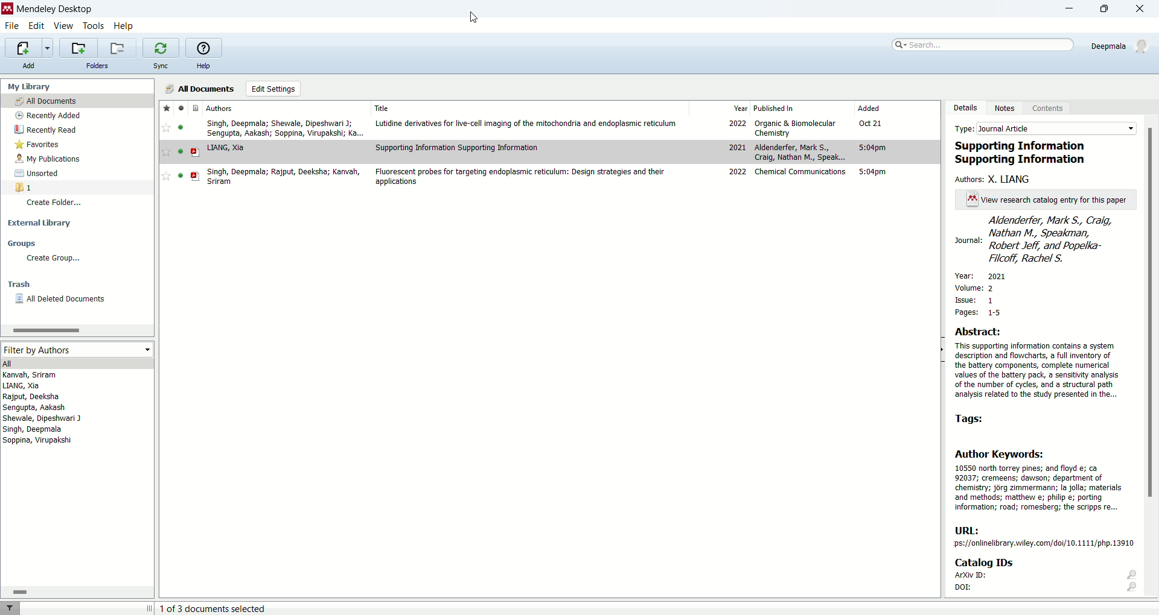  Describe the element at coordinates (160, 48) in the screenshot. I see `synchronize library with mendeley web` at that location.